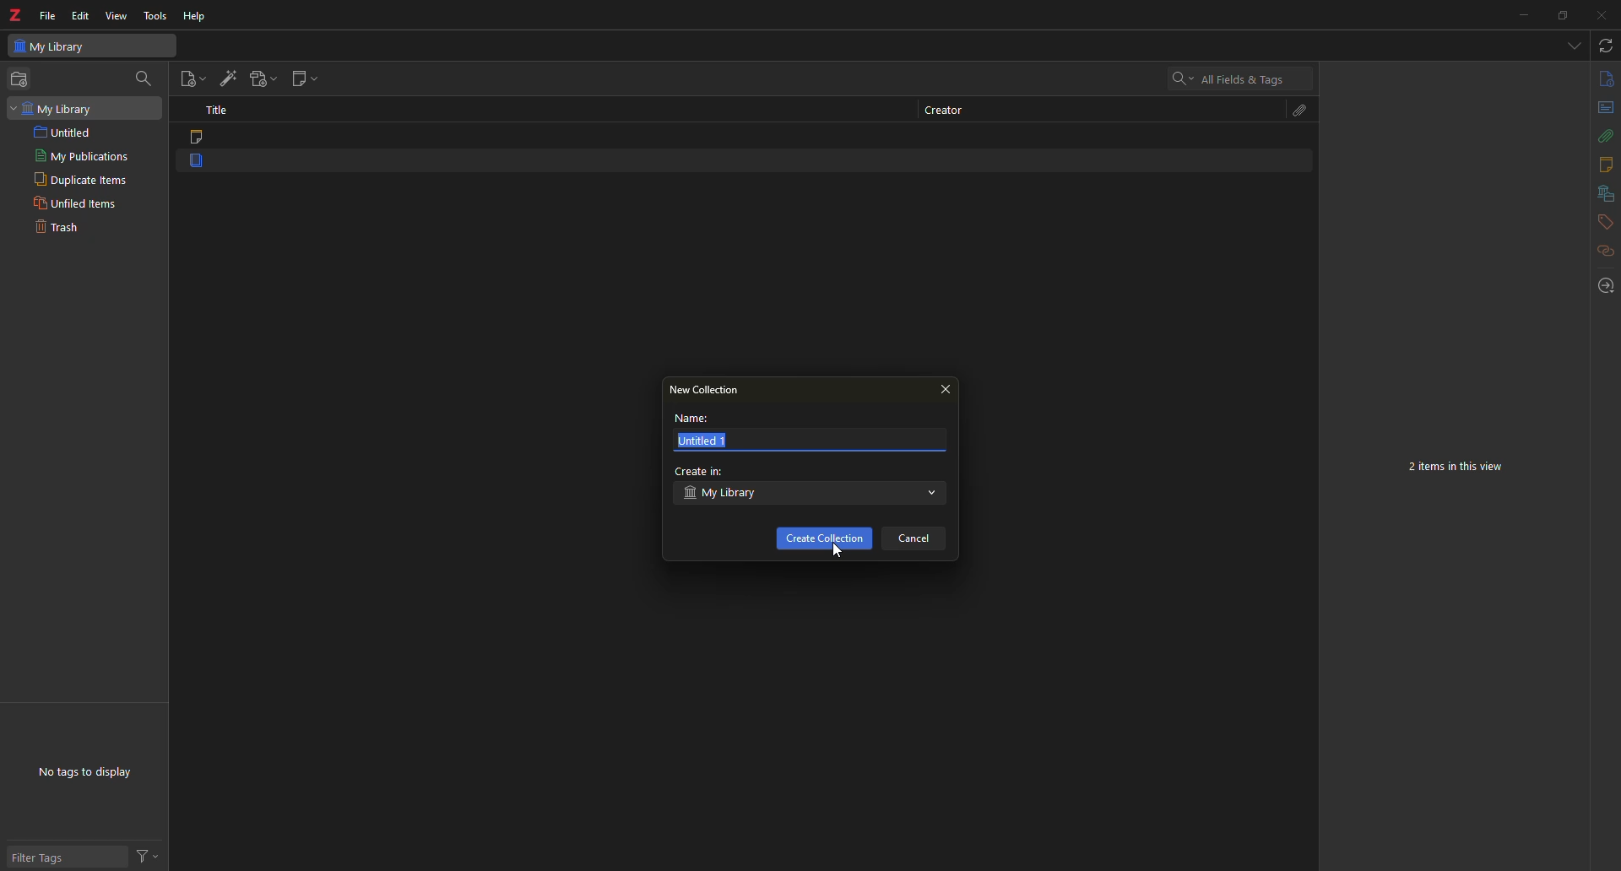 The height and width of the screenshot is (871, 1621). I want to click on search all fields & tags, so click(1228, 79).